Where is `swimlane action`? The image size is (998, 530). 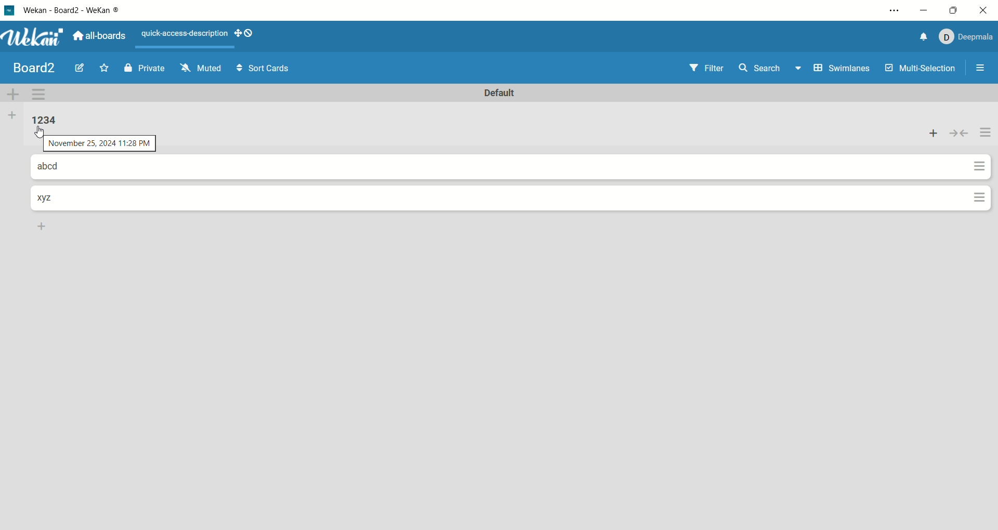
swimlane action is located at coordinates (42, 94).